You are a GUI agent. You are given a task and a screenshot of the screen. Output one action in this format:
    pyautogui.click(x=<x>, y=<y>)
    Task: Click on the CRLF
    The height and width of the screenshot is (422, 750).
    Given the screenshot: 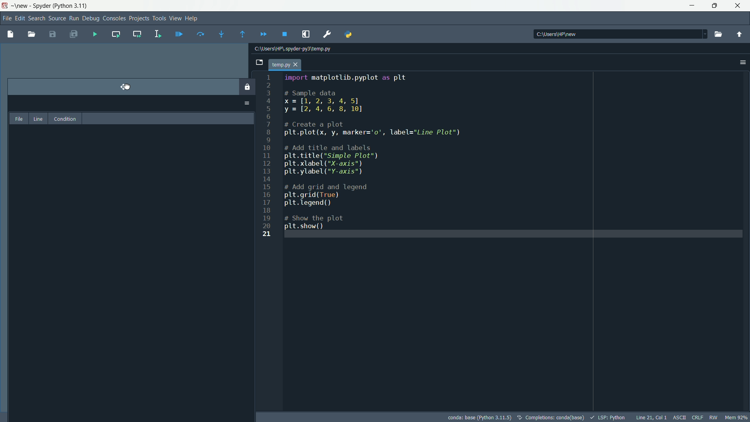 What is the action you would take?
    pyautogui.click(x=697, y=418)
    